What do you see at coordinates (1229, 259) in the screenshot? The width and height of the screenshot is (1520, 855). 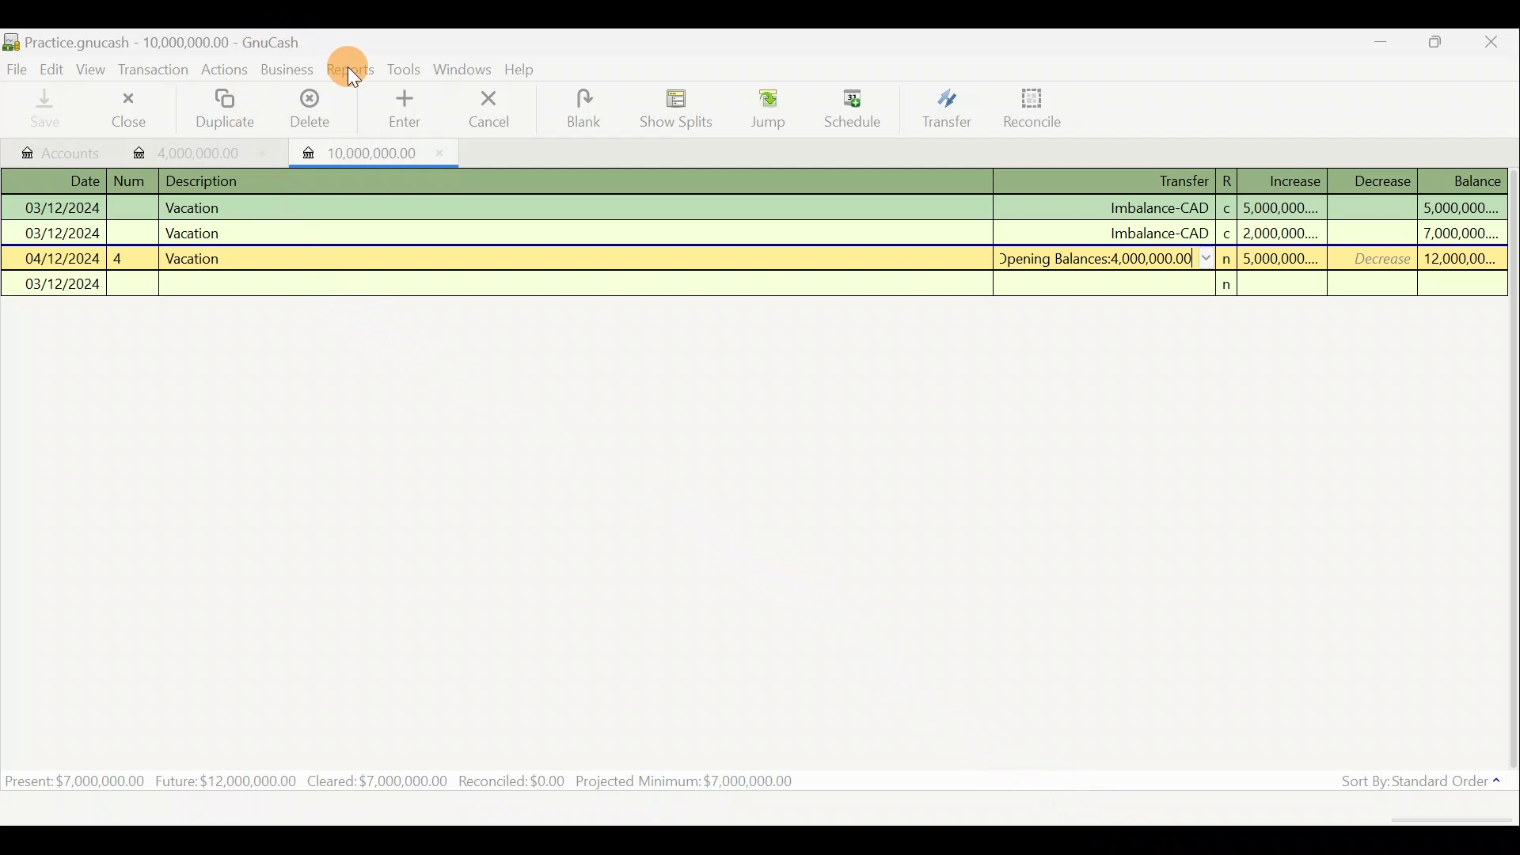 I see `n` at bounding box center [1229, 259].